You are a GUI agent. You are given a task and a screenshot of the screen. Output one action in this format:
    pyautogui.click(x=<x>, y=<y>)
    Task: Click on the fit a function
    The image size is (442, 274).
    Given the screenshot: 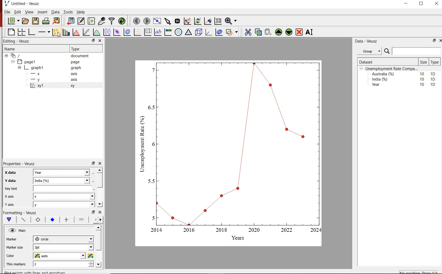 What is the action you would take?
    pyautogui.click(x=86, y=32)
    